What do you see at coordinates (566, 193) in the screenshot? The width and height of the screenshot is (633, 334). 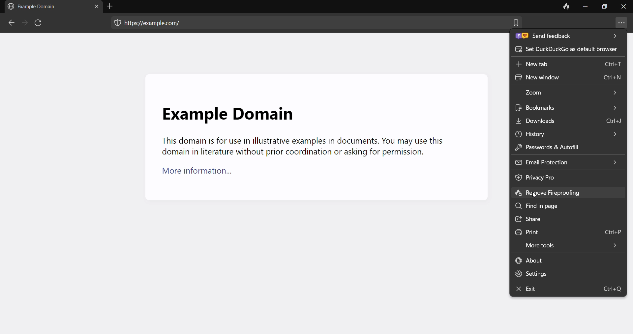 I see `remove fireproofing` at bounding box center [566, 193].